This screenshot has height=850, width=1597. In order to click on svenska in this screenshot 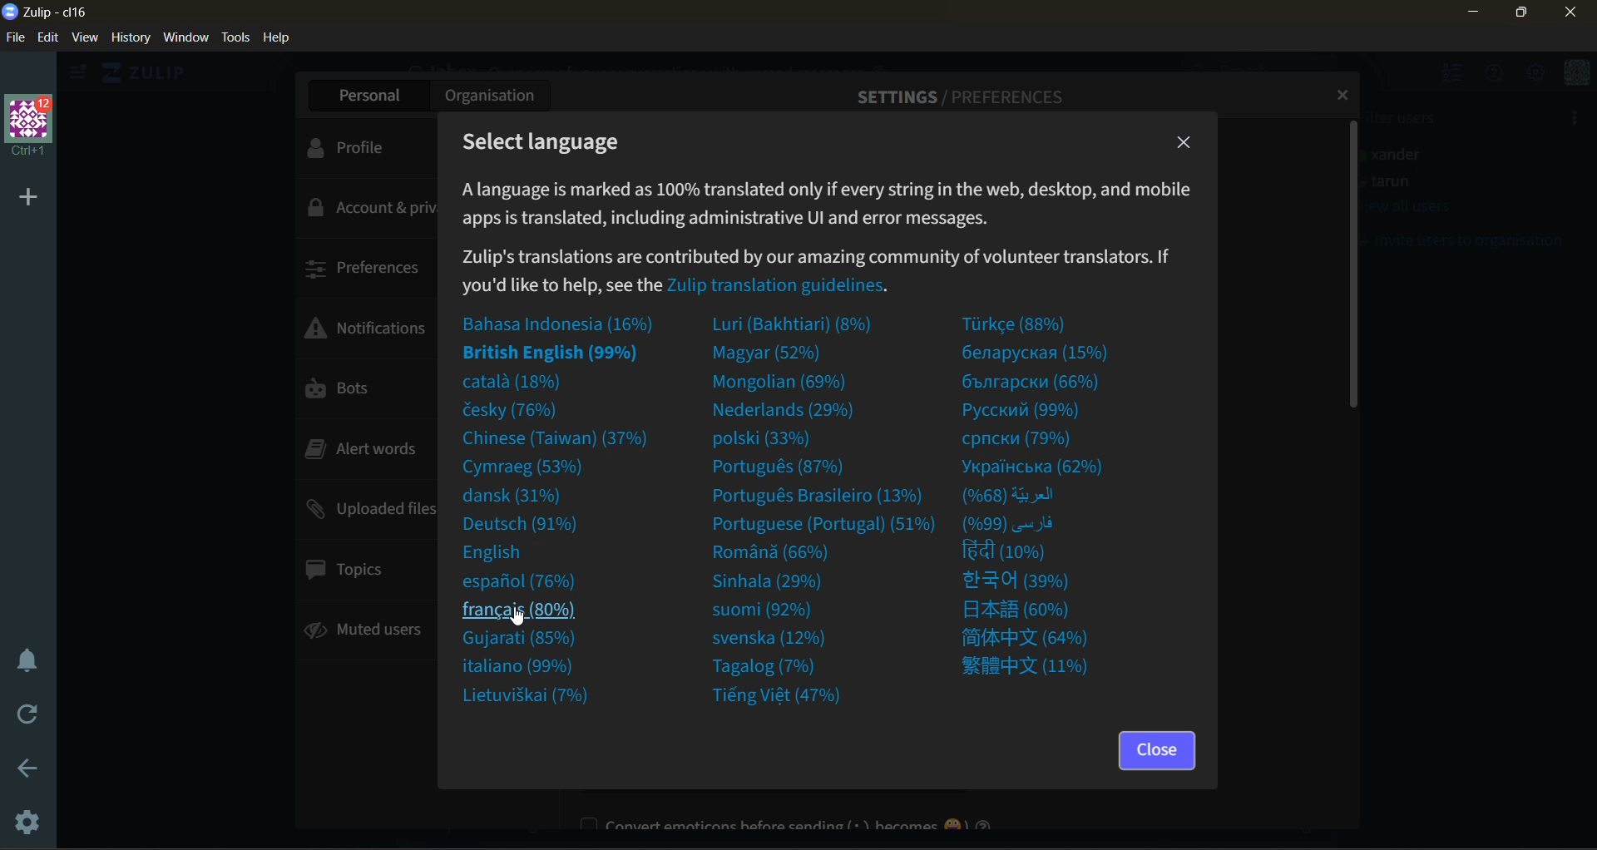, I will do `click(776, 637)`.